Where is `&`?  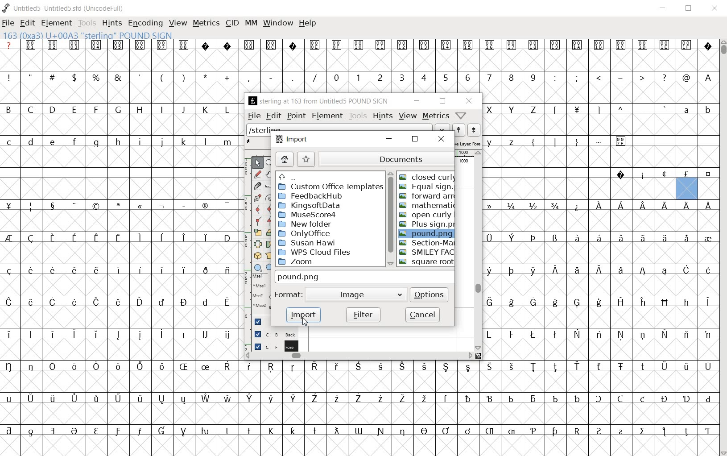 & is located at coordinates (119, 77).